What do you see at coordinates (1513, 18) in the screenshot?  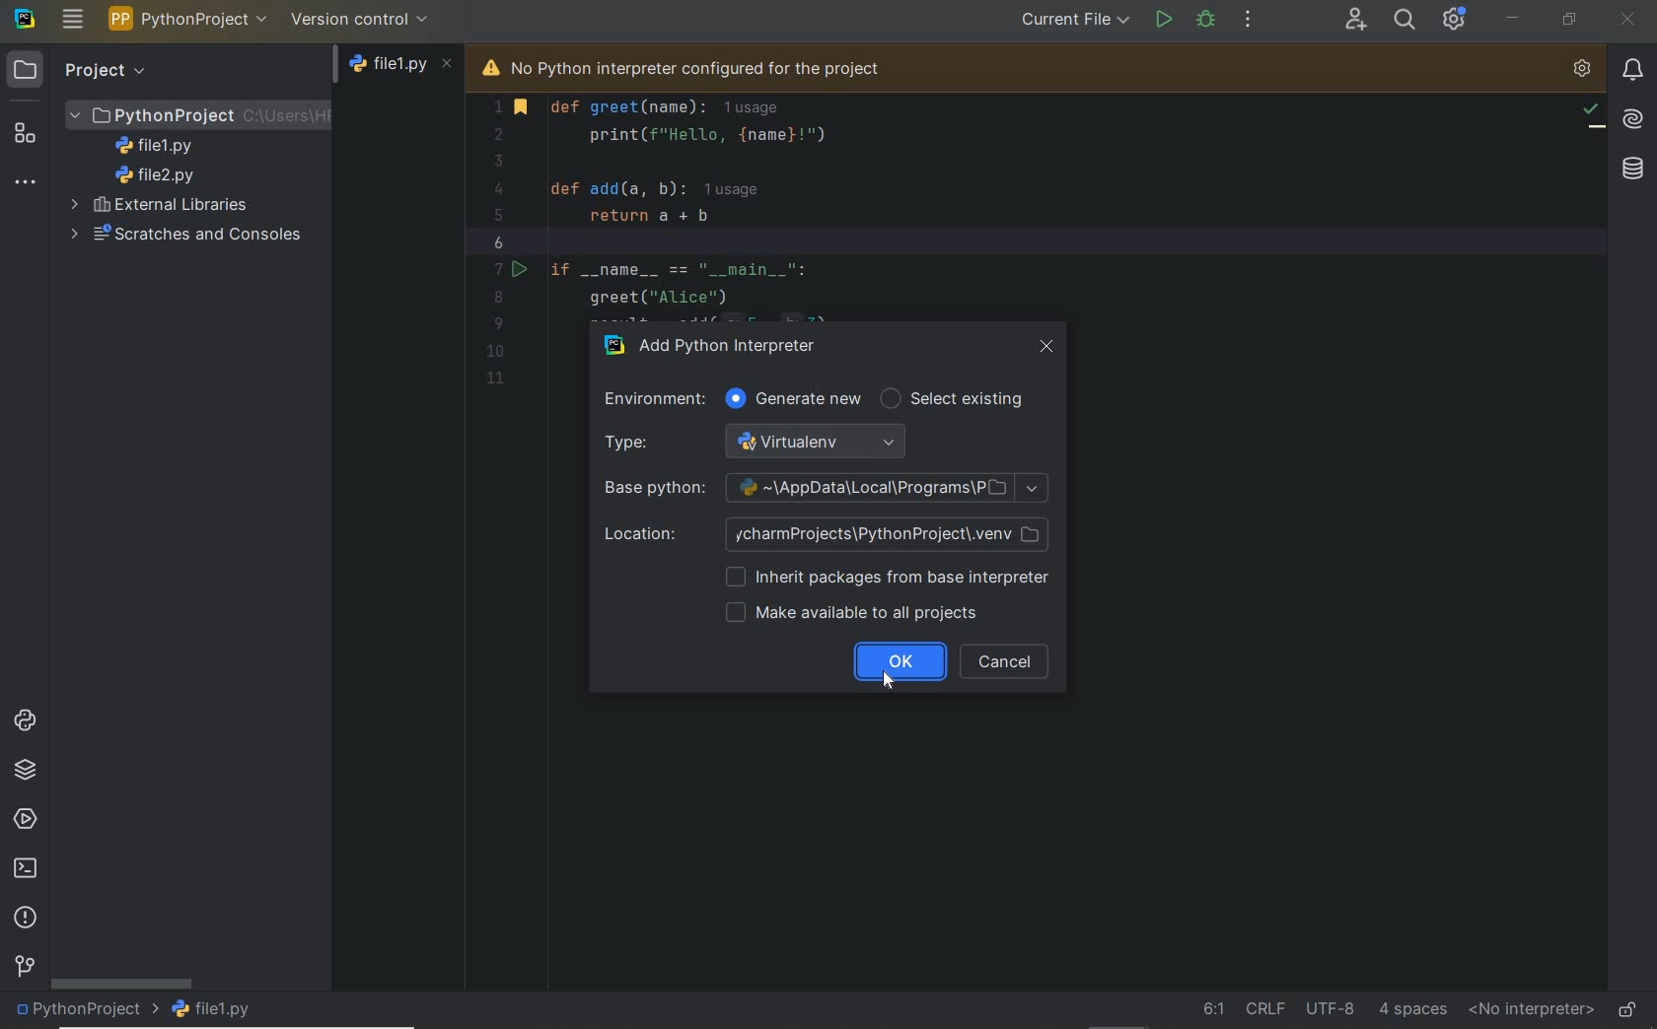 I see `MINIMIZE` at bounding box center [1513, 18].